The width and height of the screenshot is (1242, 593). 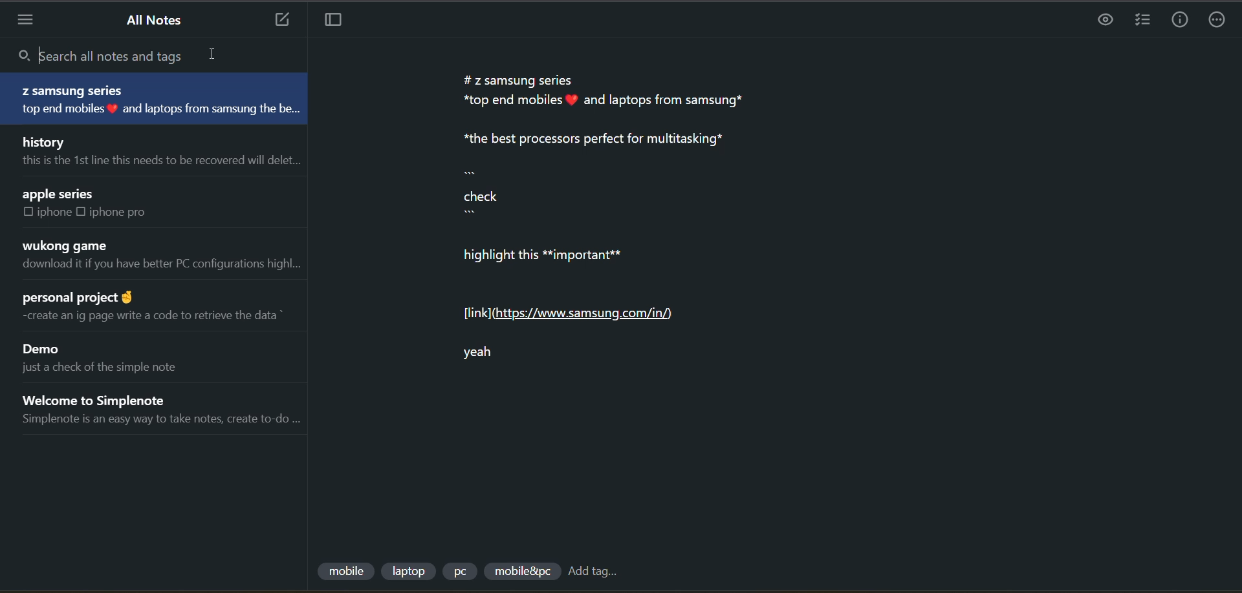 I want to click on Welcome to Simplenote, so click(x=105, y=397).